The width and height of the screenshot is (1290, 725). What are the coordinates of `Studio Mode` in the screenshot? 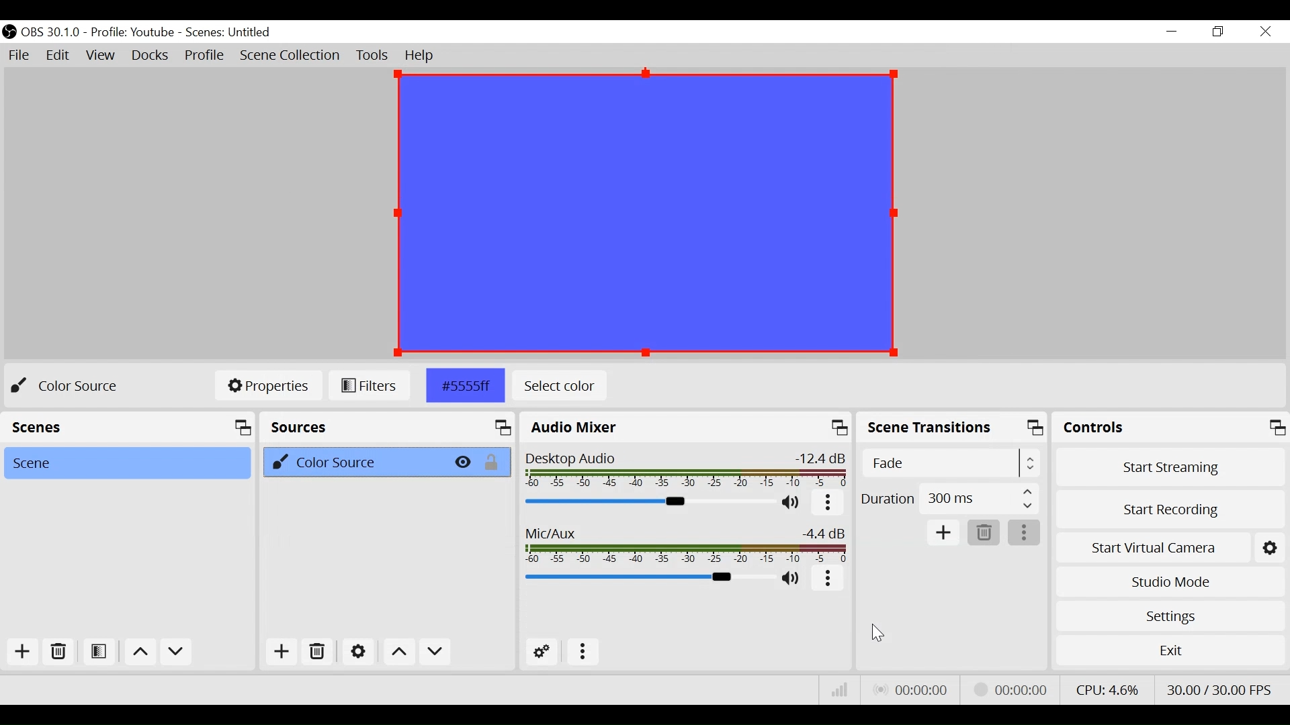 It's located at (1170, 582).